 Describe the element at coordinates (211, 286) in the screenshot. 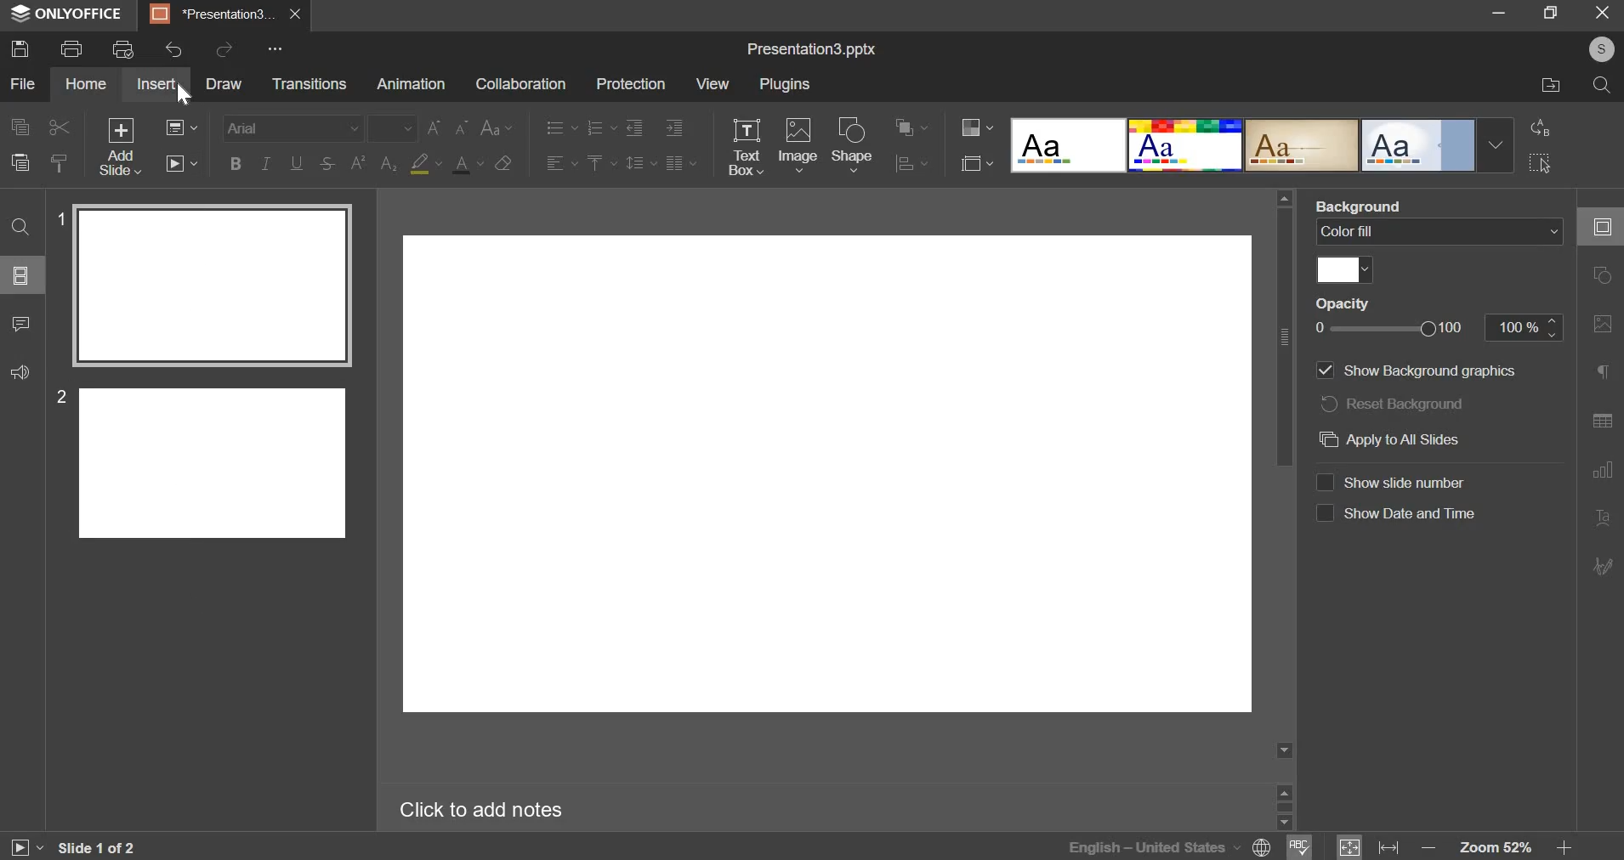

I see `slide 1 preview` at that location.